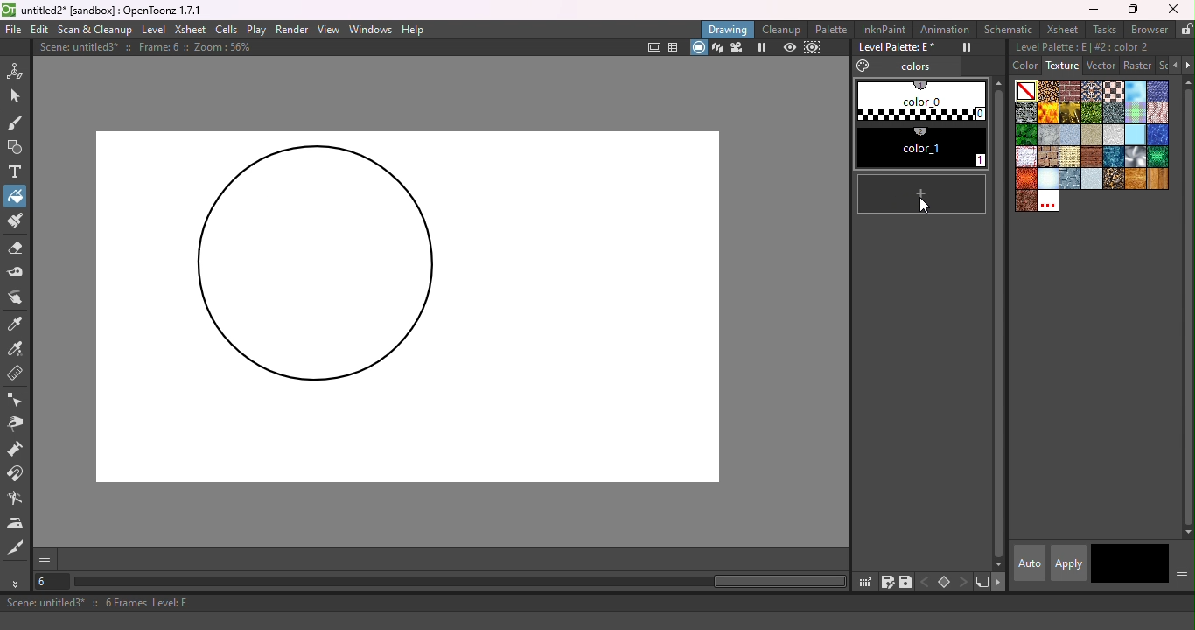 This screenshot has height=630, width=1195. What do you see at coordinates (597, 605) in the screenshot?
I see `Scene: untitled3* :: 6 Frames Level: E` at bounding box center [597, 605].